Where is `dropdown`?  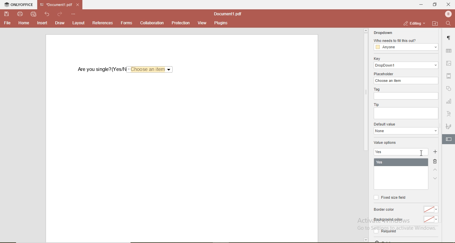
dropdown is located at coordinates (405, 131).